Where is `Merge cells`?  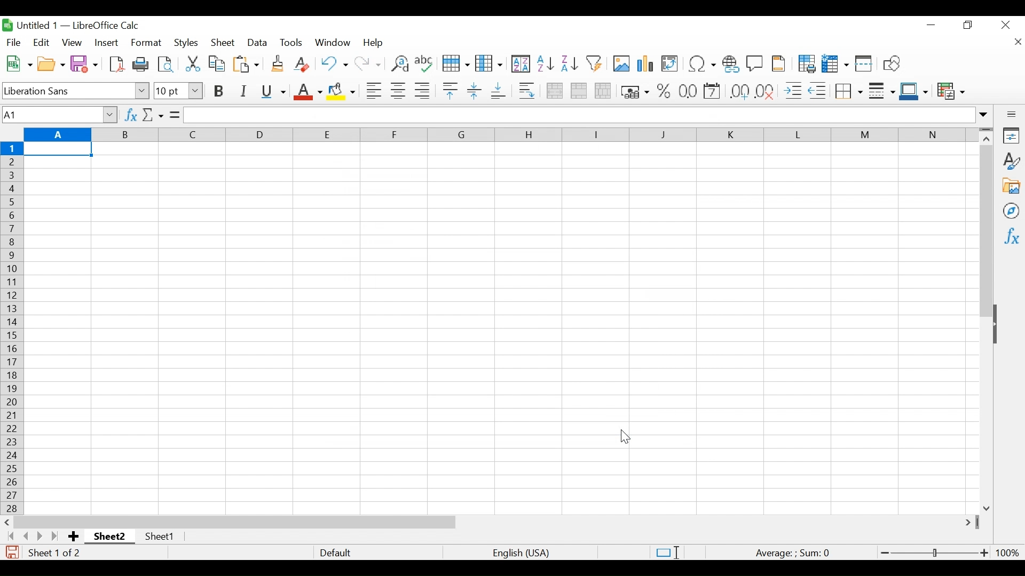 Merge cells is located at coordinates (578, 91).